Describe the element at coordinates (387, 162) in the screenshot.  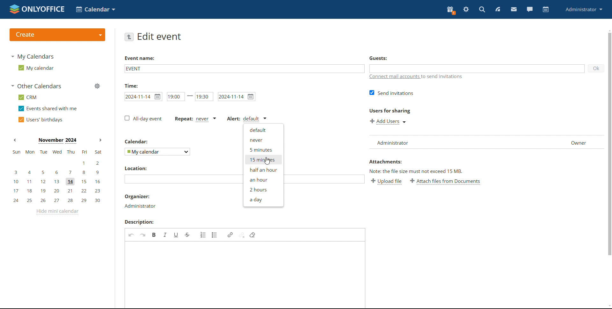
I see `attachment:` at that location.